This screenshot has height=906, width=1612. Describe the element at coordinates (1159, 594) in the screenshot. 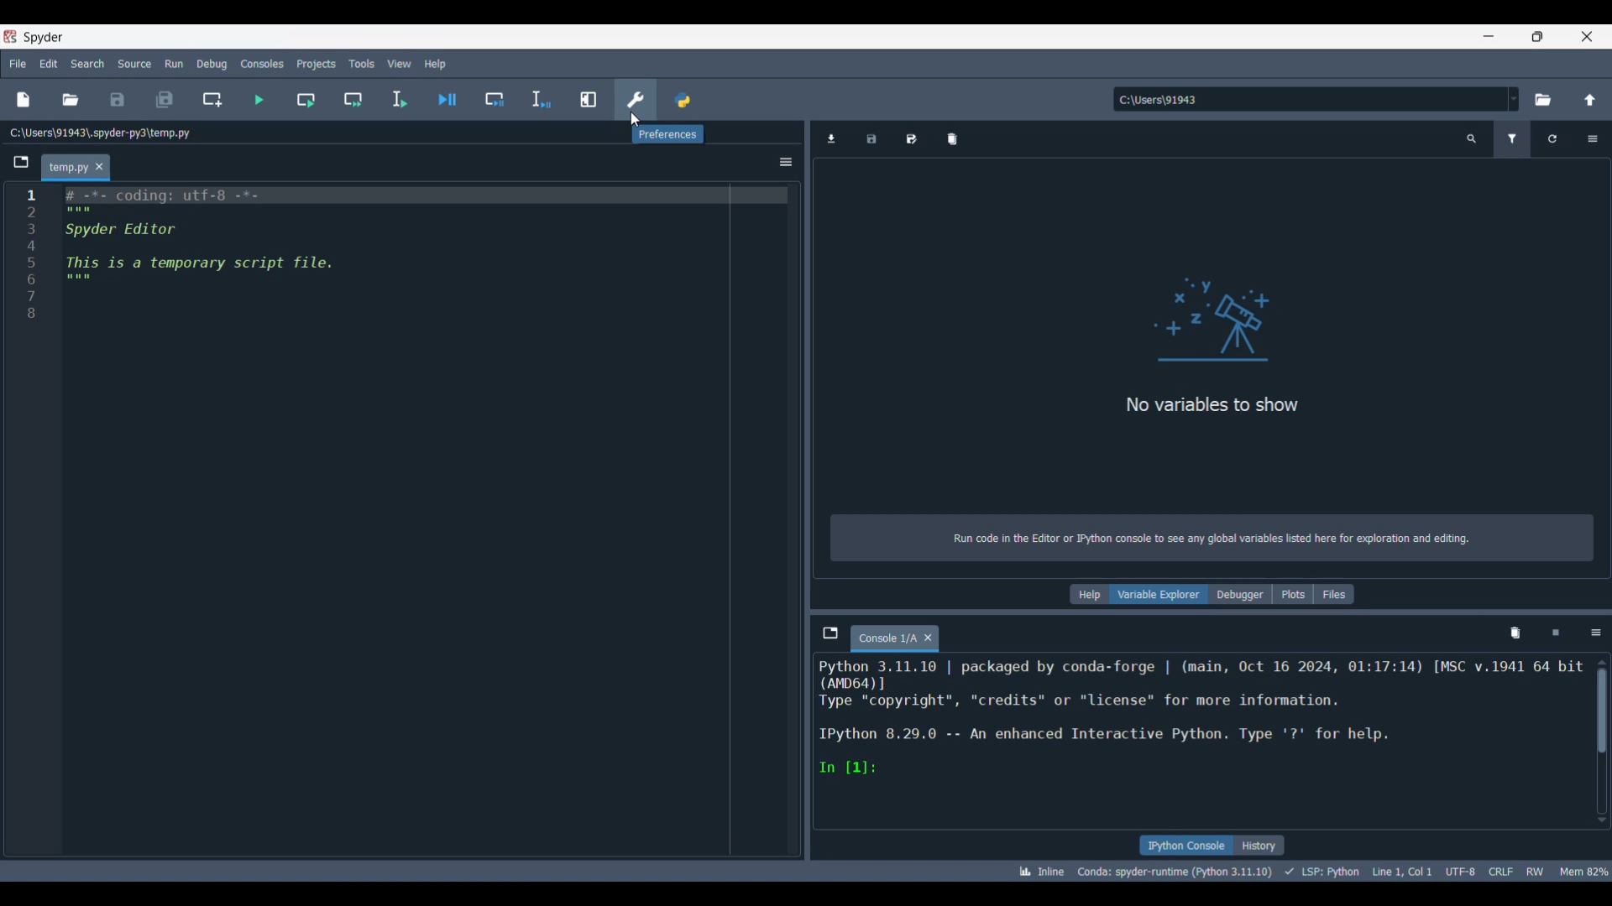

I see `Variable explorer` at that location.